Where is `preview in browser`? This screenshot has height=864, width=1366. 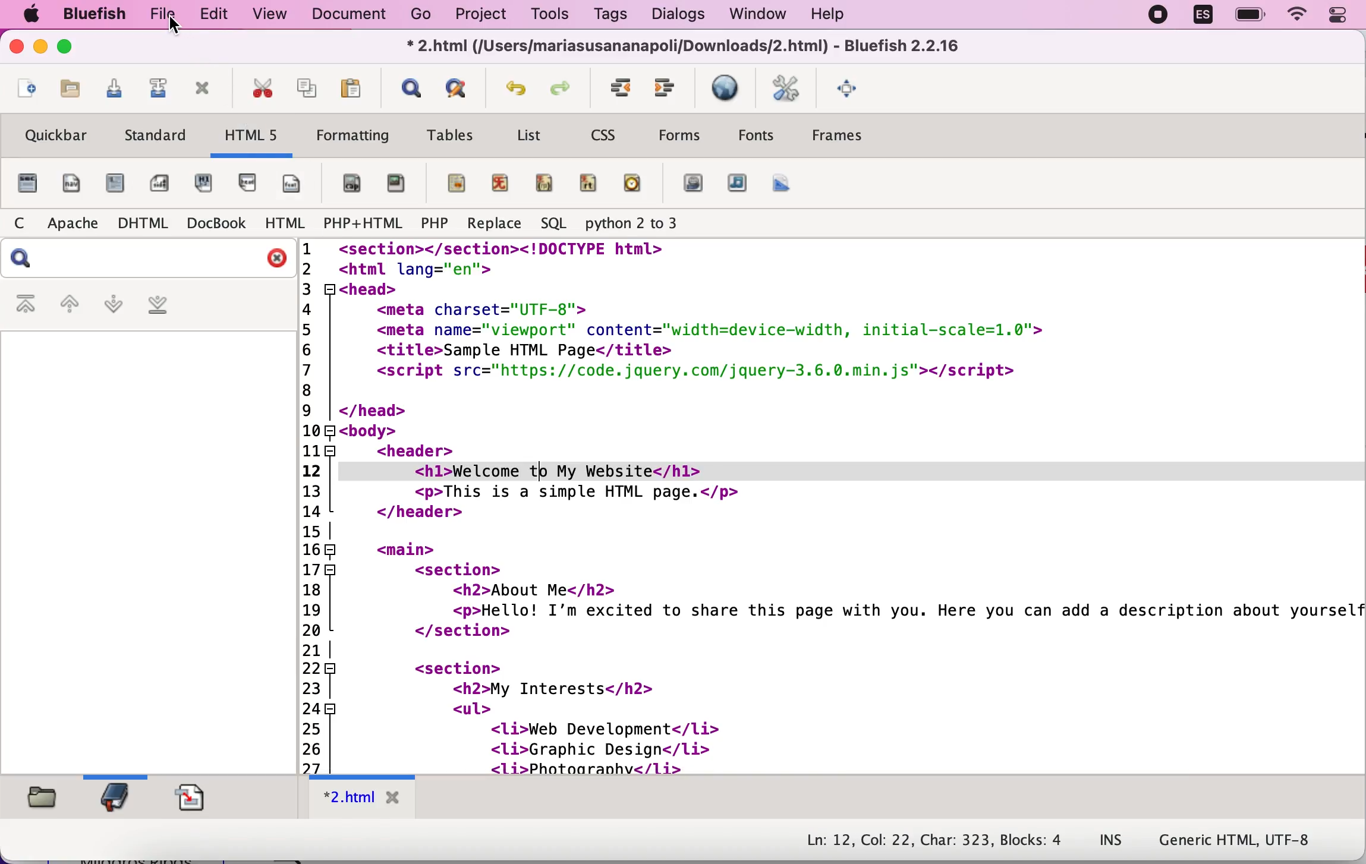 preview in browser is located at coordinates (726, 89).